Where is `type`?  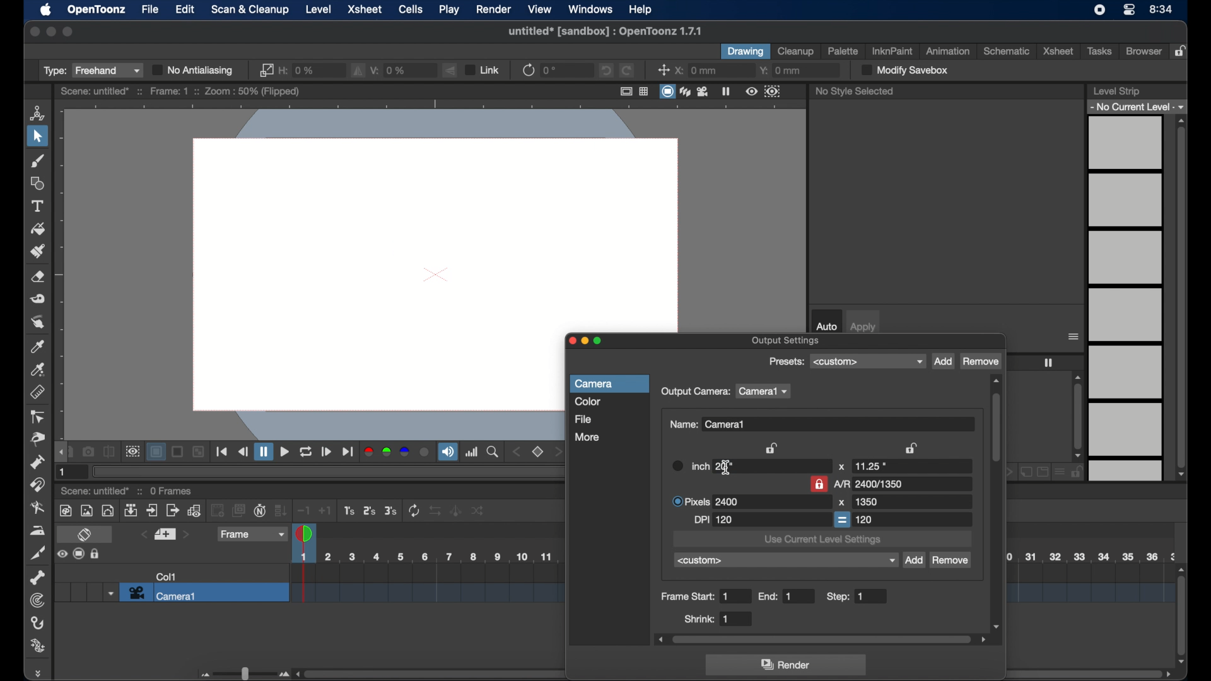 type is located at coordinates (91, 70).